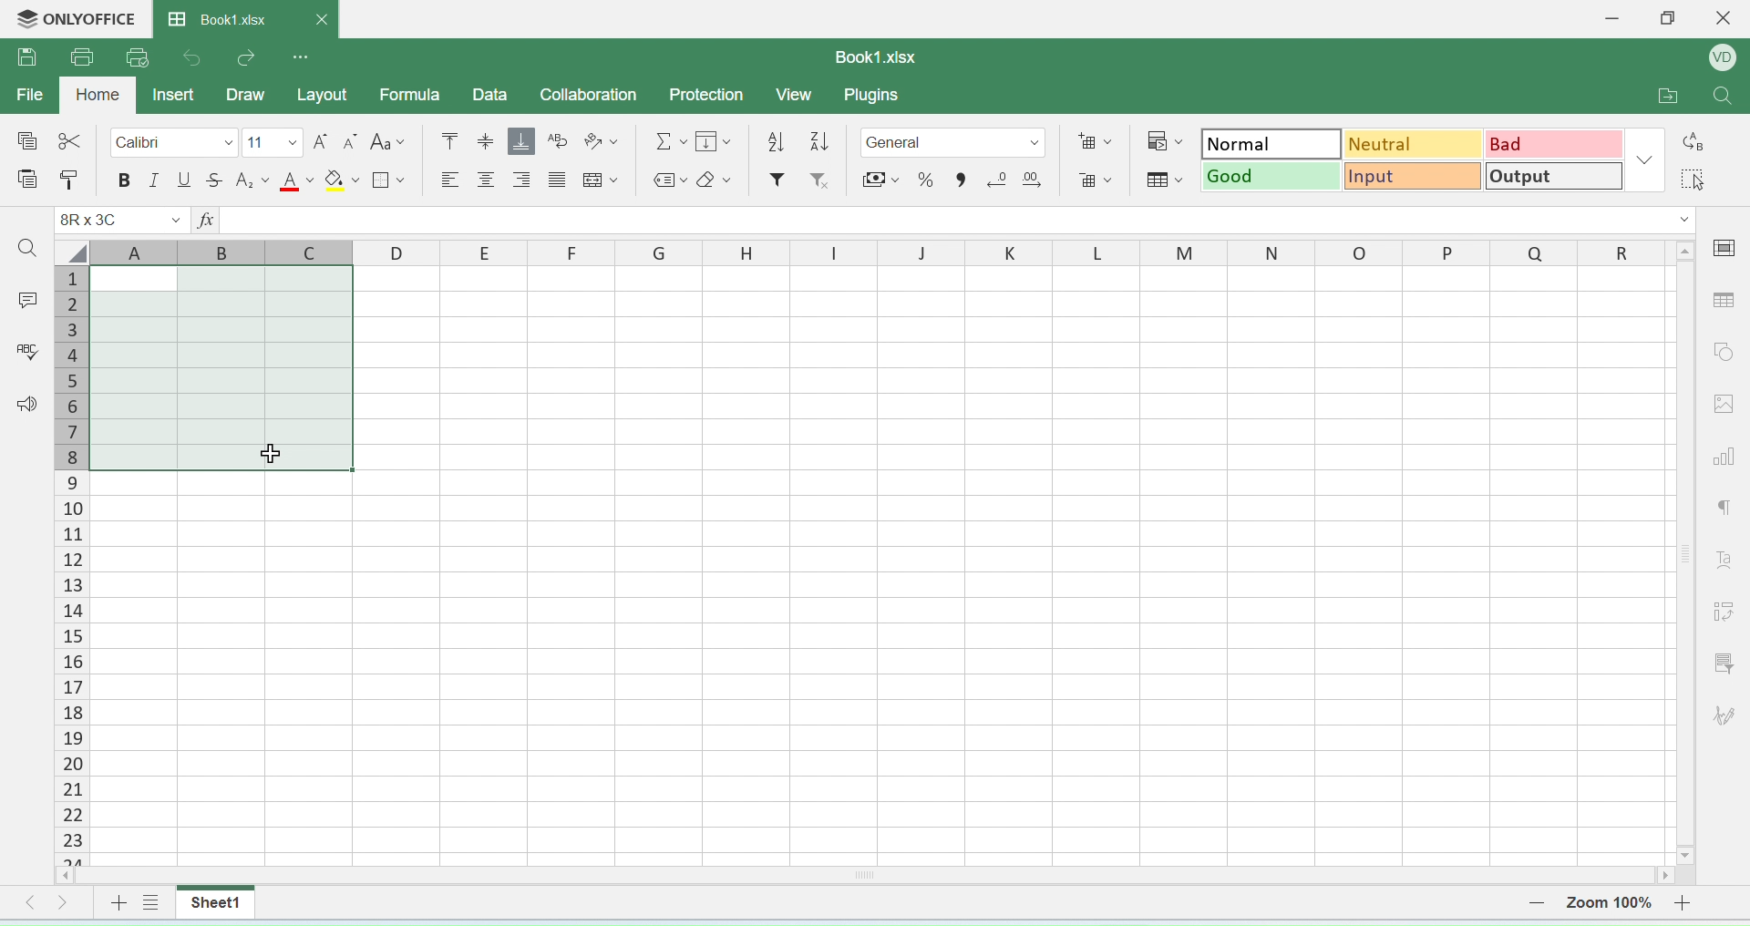  Describe the element at coordinates (1000, 179) in the screenshot. I see `remove decimal` at that location.